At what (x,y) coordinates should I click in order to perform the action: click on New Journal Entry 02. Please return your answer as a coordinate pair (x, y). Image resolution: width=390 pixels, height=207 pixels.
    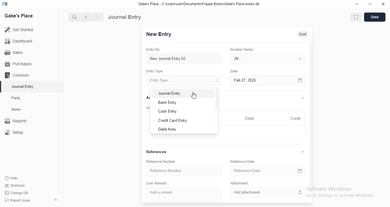
    Looking at the image, I should click on (184, 59).